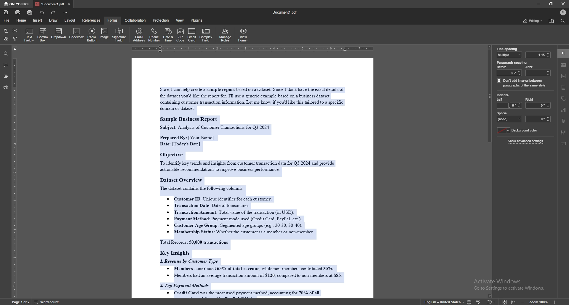 Image resolution: width=569 pixels, height=305 pixels. I want to click on paste, so click(5, 39).